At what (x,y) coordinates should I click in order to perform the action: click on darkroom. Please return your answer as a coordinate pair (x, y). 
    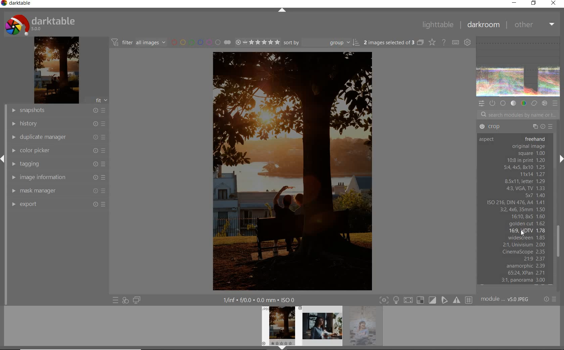
    Looking at the image, I should click on (483, 25).